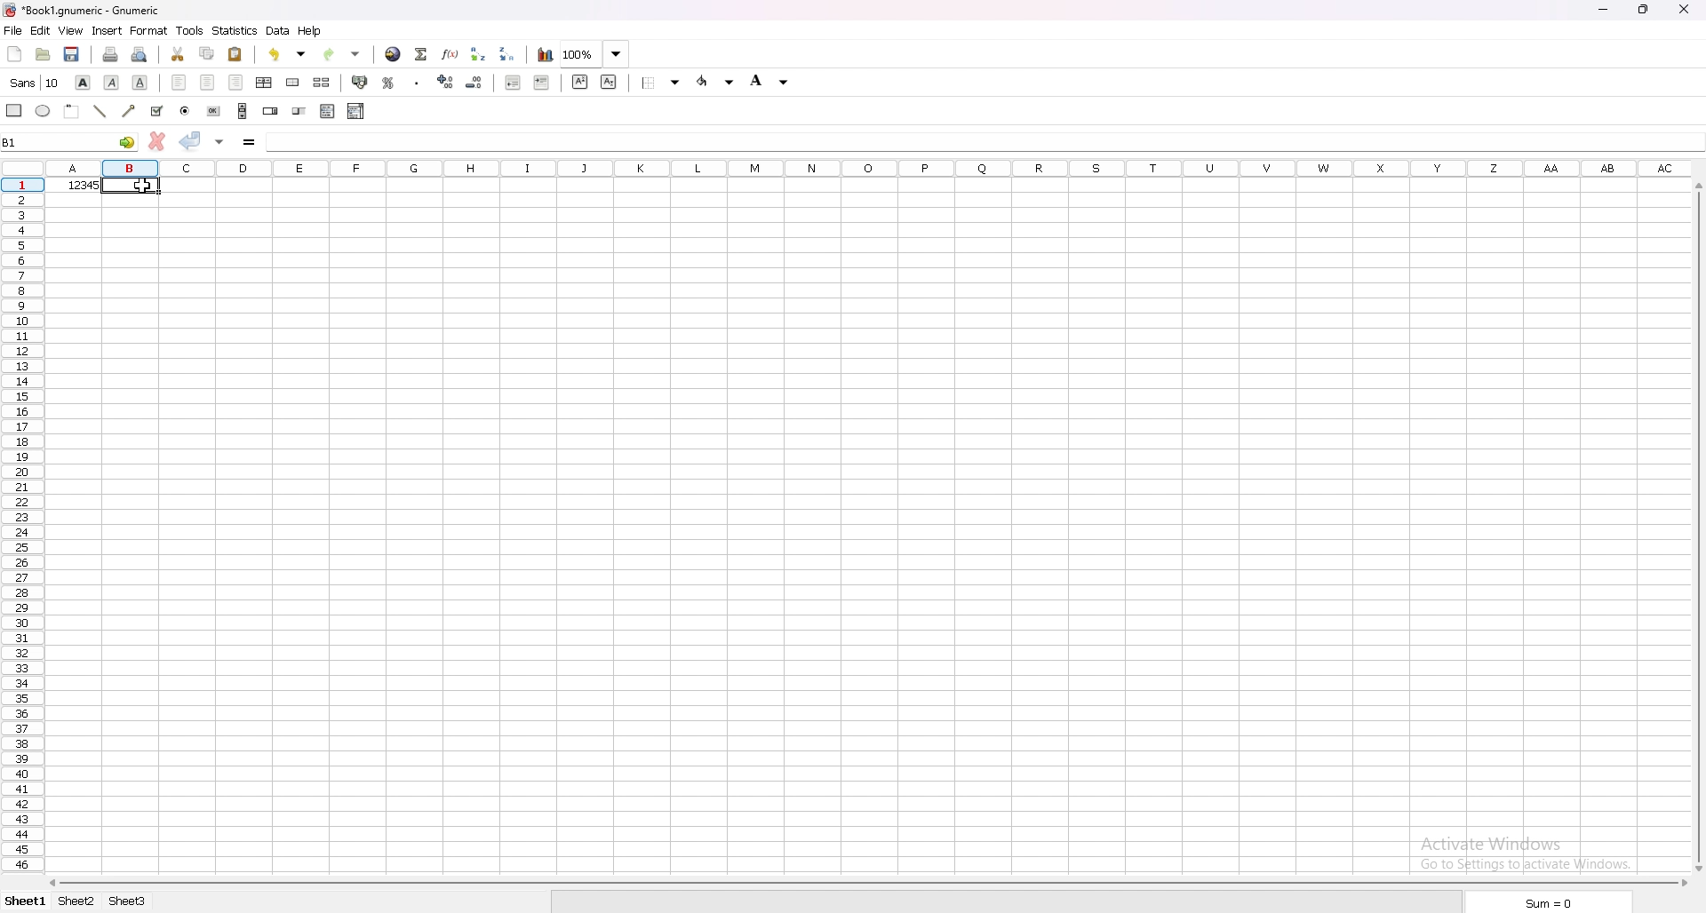 This screenshot has height=913, width=1706. Describe the element at coordinates (190, 30) in the screenshot. I see `tools` at that location.